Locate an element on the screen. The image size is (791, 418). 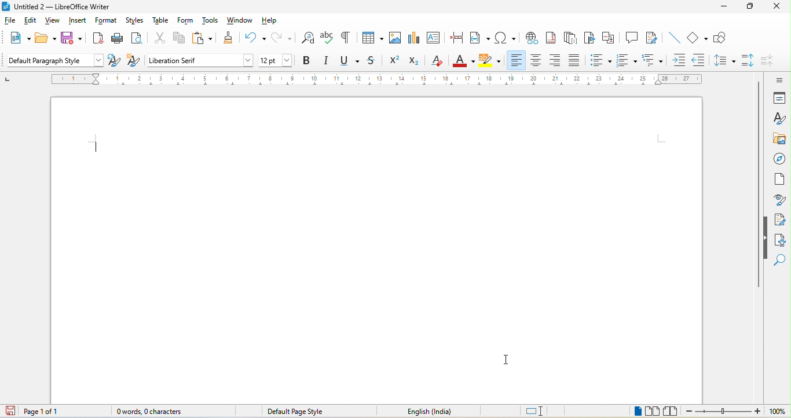
default page style is located at coordinates (302, 412).